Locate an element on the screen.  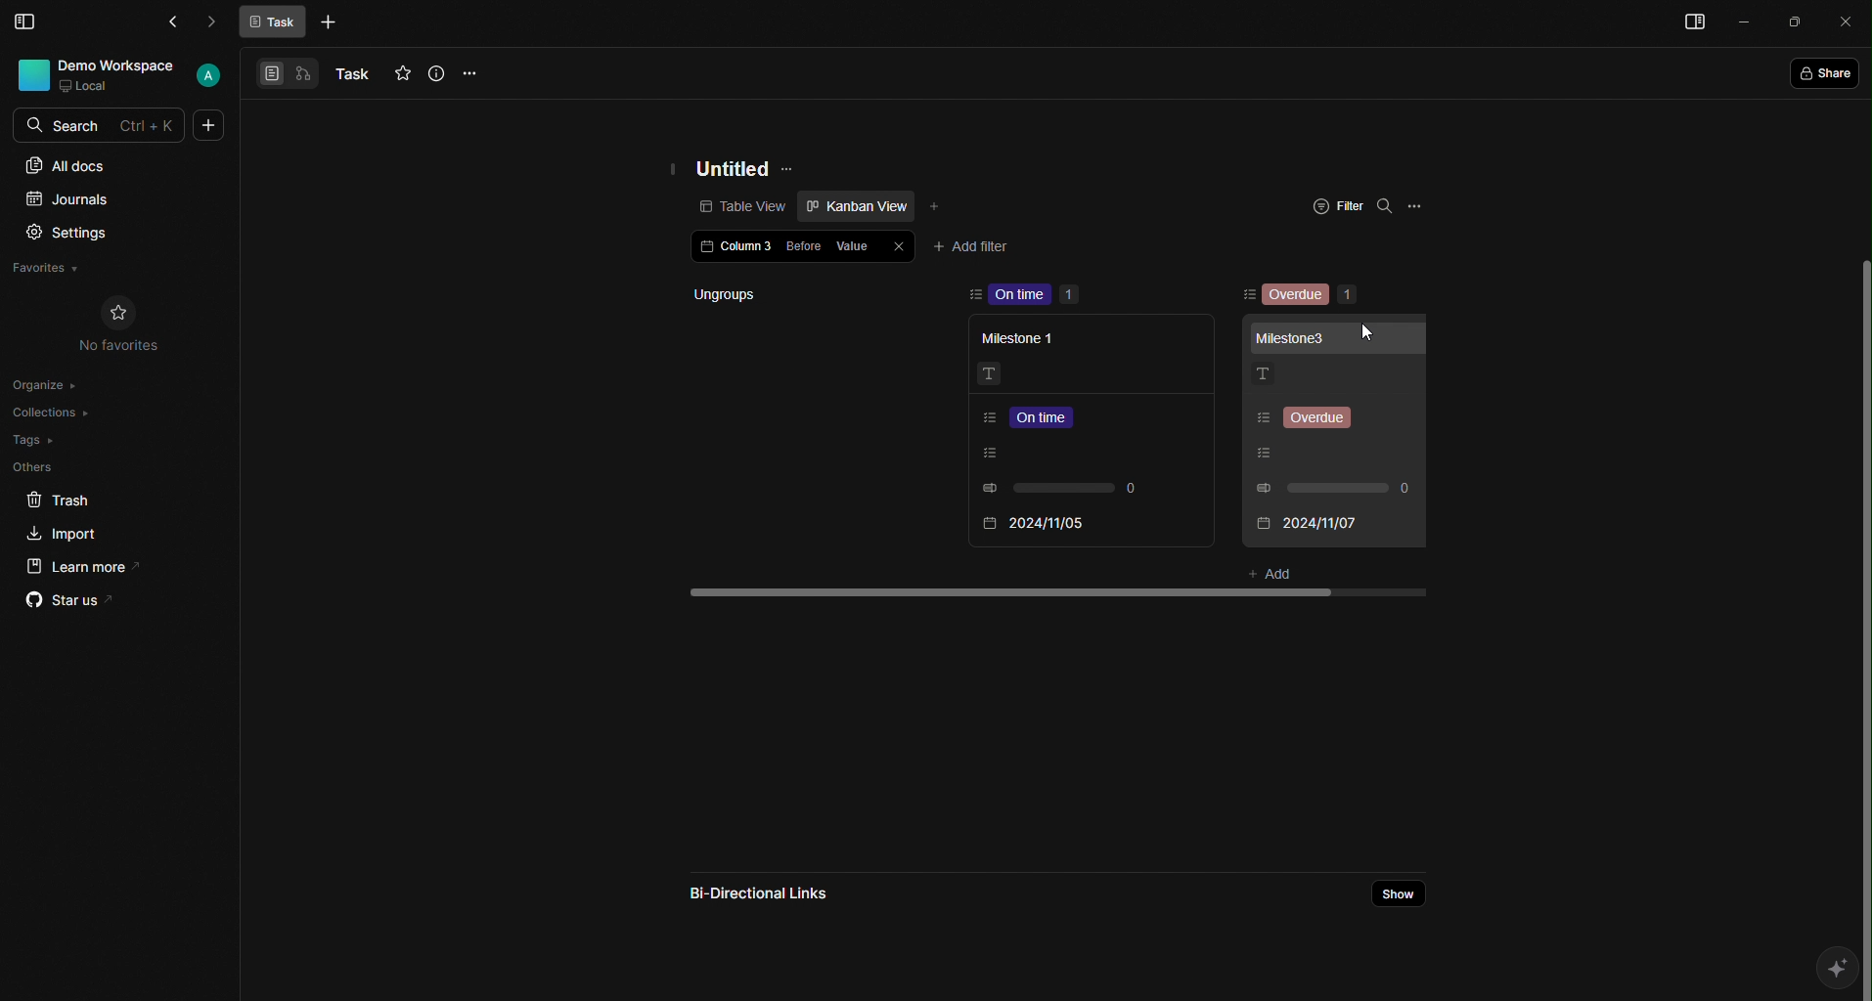
Collections is located at coordinates (55, 414).